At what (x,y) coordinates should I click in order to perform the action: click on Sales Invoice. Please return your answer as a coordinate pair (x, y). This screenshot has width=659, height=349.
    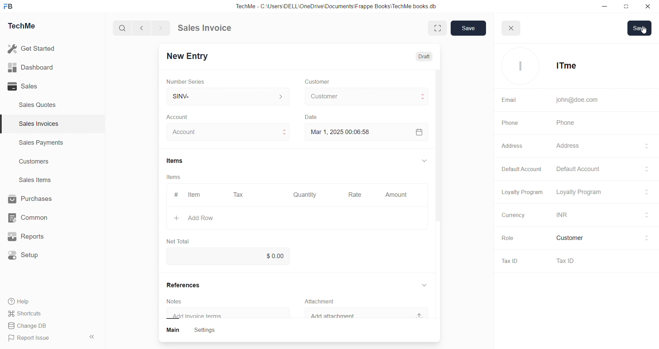
    Looking at the image, I should click on (207, 29).